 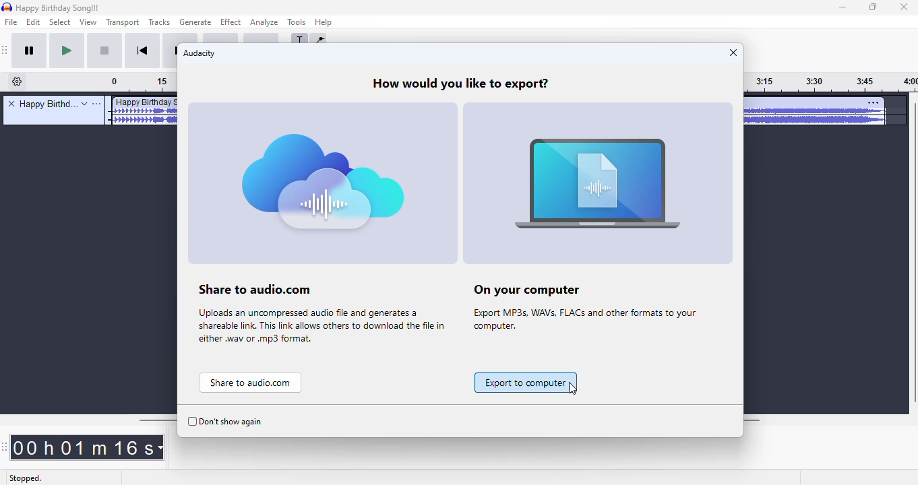 What do you see at coordinates (47, 104) in the screenshot?
I see `title` at bounding box center [47, 104].